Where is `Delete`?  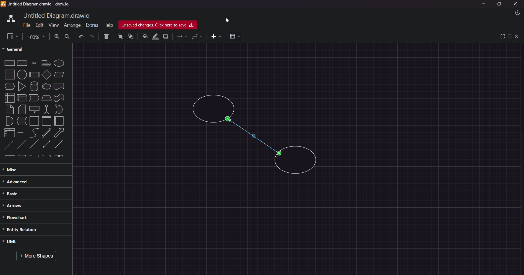 Delete is located at coordinates (105, 37).